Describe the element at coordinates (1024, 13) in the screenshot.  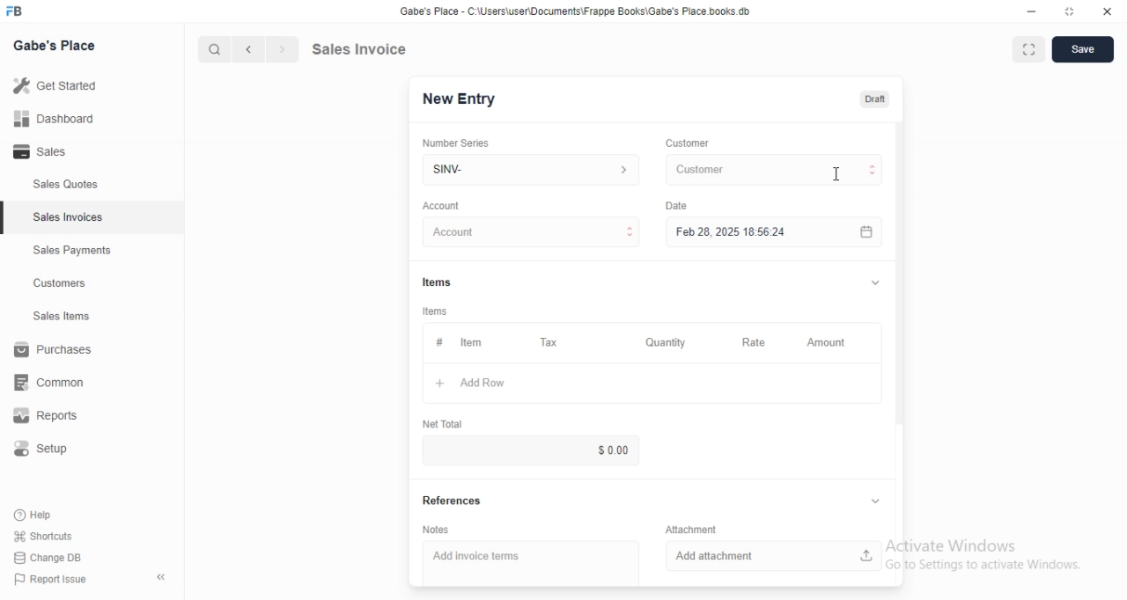
I see `minimize` at that location.